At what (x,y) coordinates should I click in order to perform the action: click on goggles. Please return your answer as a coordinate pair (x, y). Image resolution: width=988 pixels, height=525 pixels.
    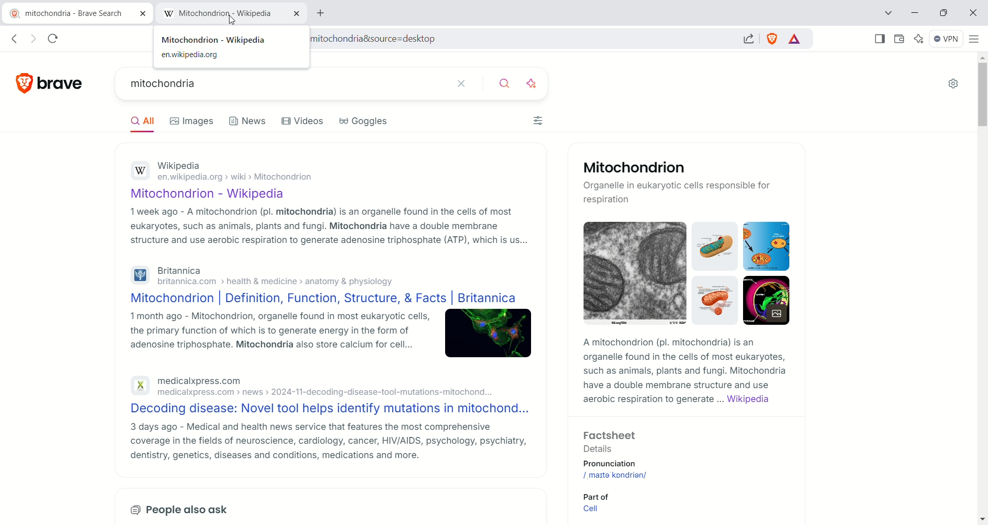
    Looking at the image, I should click on (364, 124).